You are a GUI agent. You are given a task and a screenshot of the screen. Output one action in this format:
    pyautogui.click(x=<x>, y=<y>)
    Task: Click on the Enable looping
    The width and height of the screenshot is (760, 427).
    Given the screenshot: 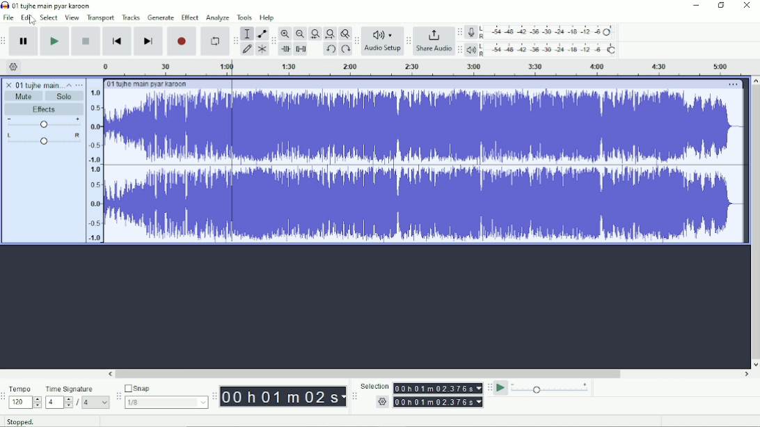 What is the action you would take?
    pyautogui.click(x=215, y=40)
    